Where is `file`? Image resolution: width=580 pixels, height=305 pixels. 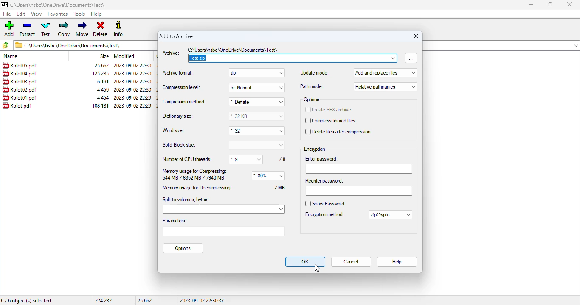 file is located at coordinates (6, 14).